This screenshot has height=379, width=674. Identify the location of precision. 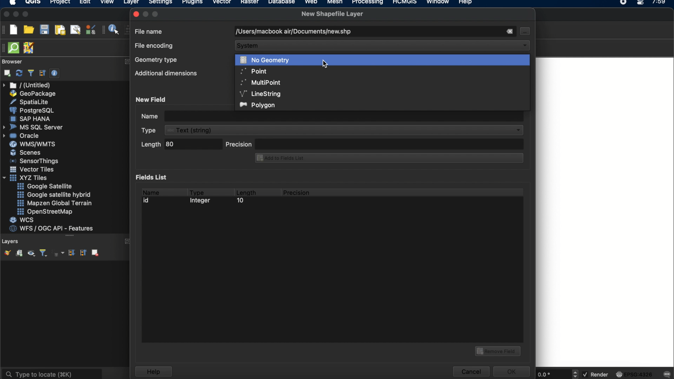
(375, 144).